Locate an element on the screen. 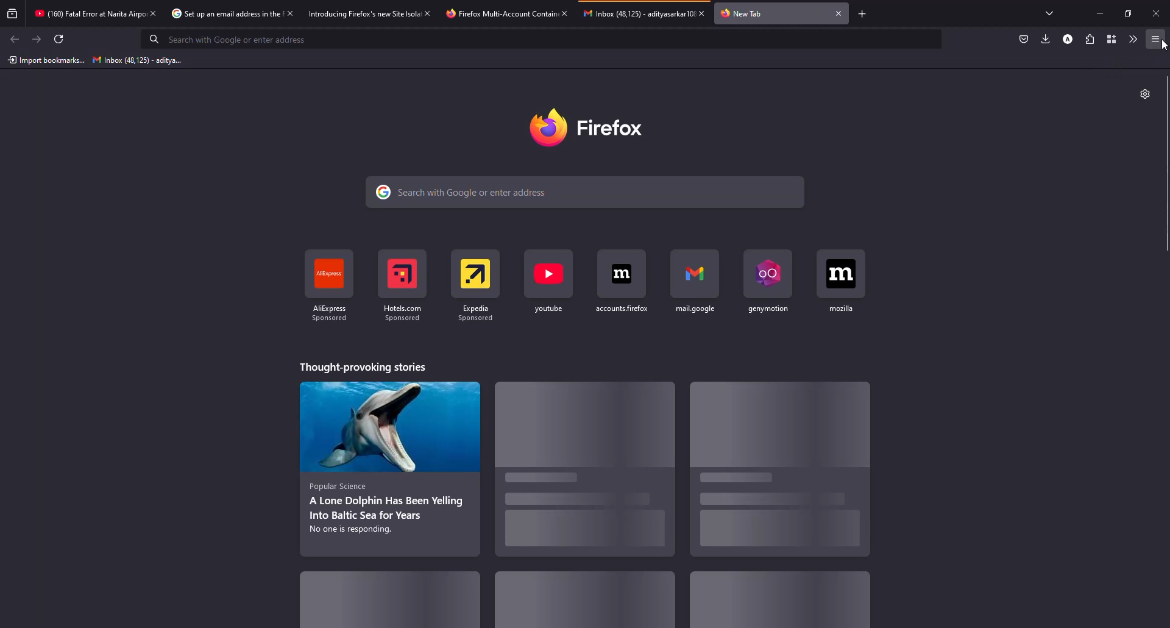  forward is located at coordinates (37, 40).